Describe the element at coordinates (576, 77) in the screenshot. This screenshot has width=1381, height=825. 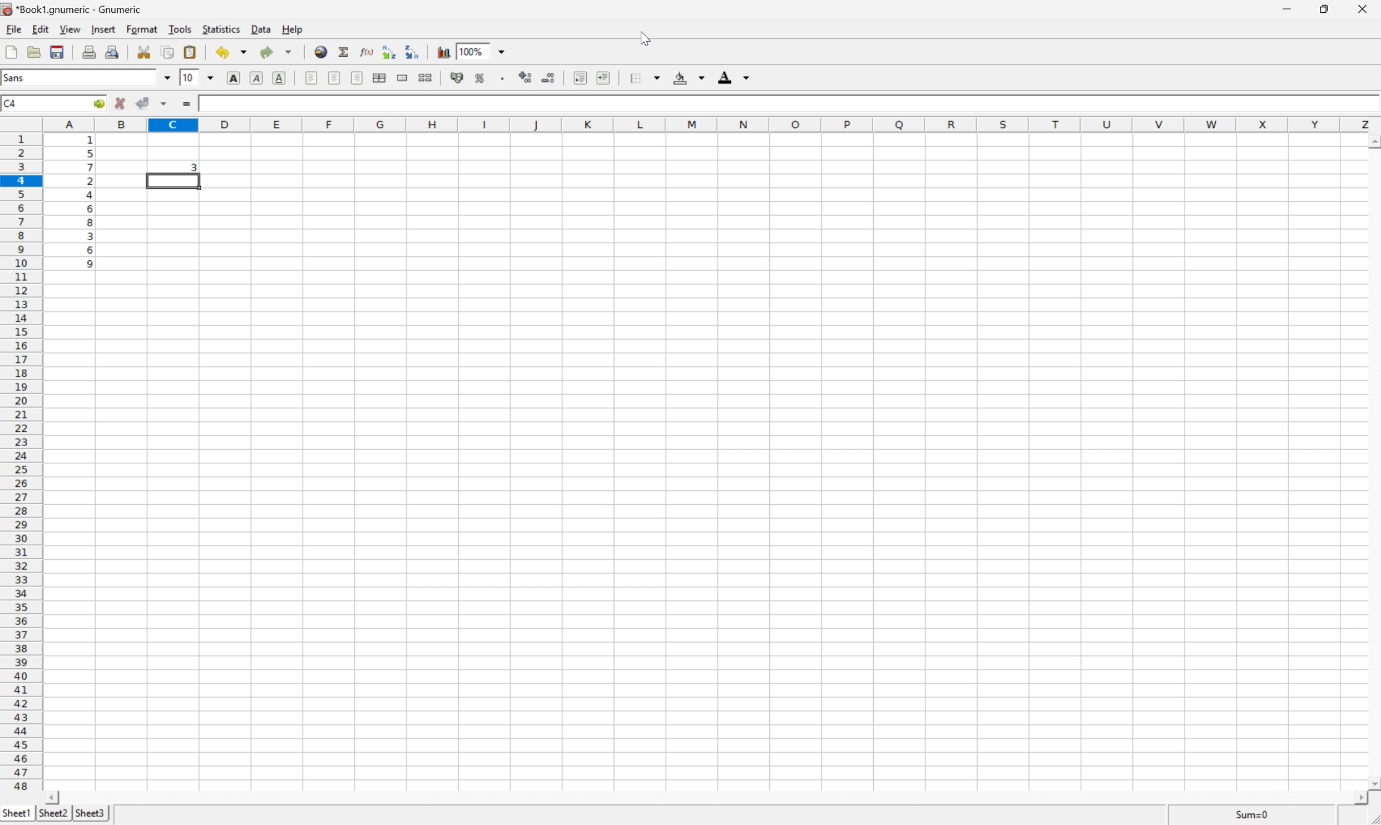
I see `decrease indent` at that location.